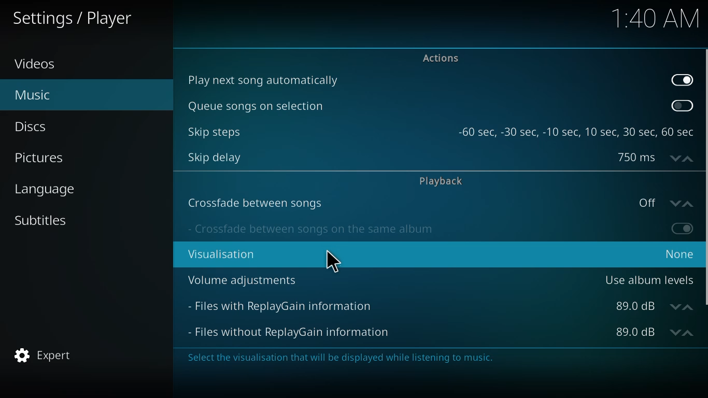 The image size is (708, 398). Describe the element at coordinates (295, 332) in the screenshot. I see `files without replaygain` at that location.